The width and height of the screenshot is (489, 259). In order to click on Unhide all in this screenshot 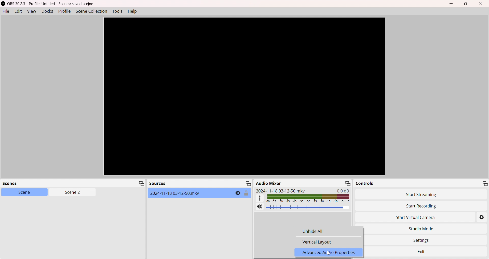, I will do `click(322, 232)`.